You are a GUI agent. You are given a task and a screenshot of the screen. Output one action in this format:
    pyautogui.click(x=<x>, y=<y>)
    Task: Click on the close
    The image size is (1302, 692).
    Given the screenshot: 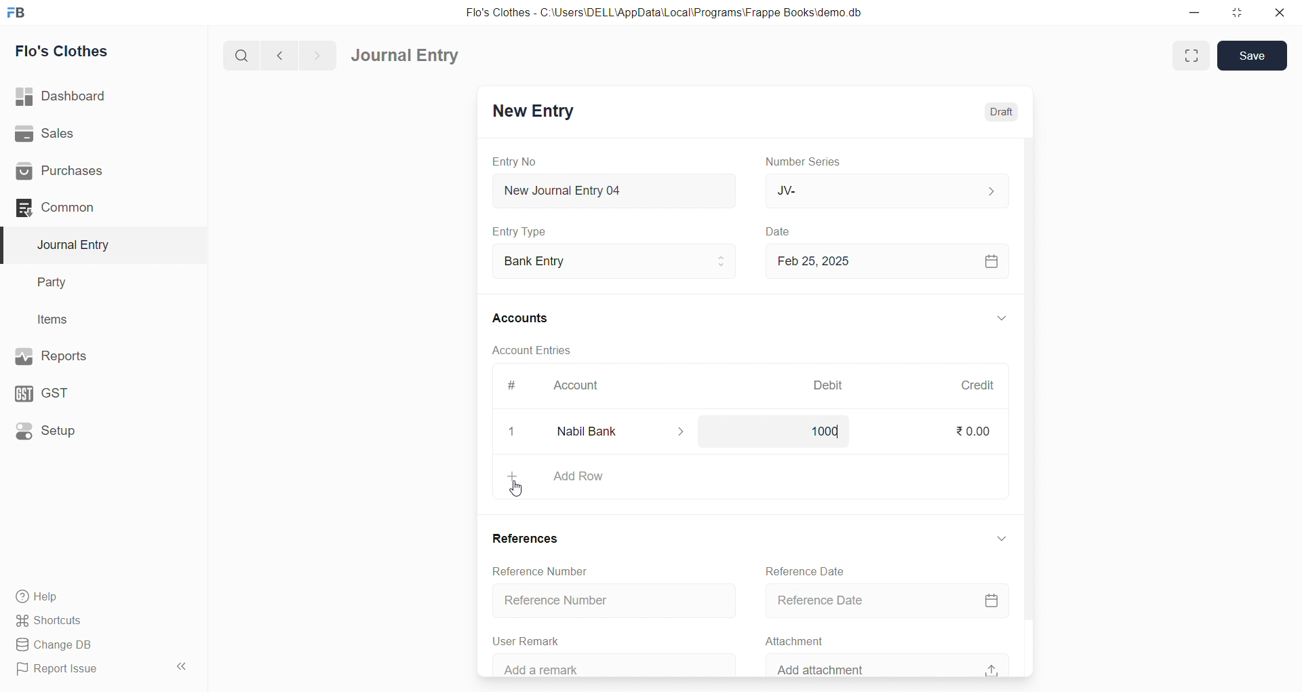 What is the action you would take?
    pyautogui.click(x=1274, y=12)
    